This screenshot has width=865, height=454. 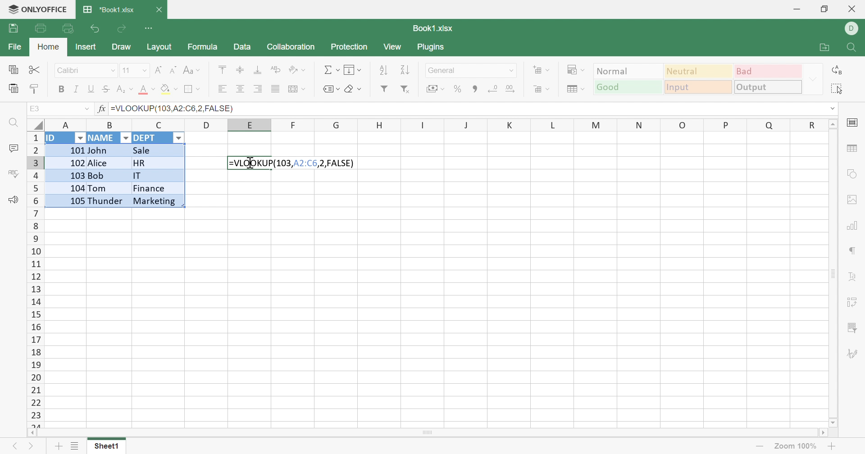 I want to click on Font color, so click(x=147, y=90).